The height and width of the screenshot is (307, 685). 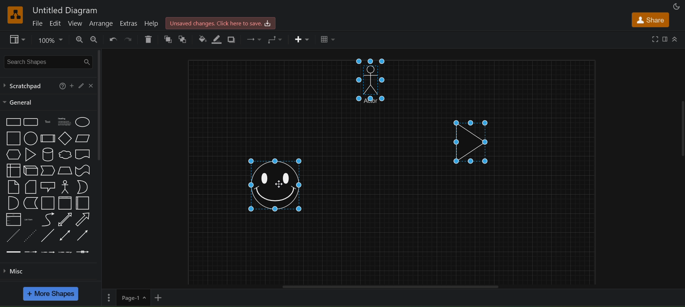 I want to click on data storage, so click(x=31, y=203).